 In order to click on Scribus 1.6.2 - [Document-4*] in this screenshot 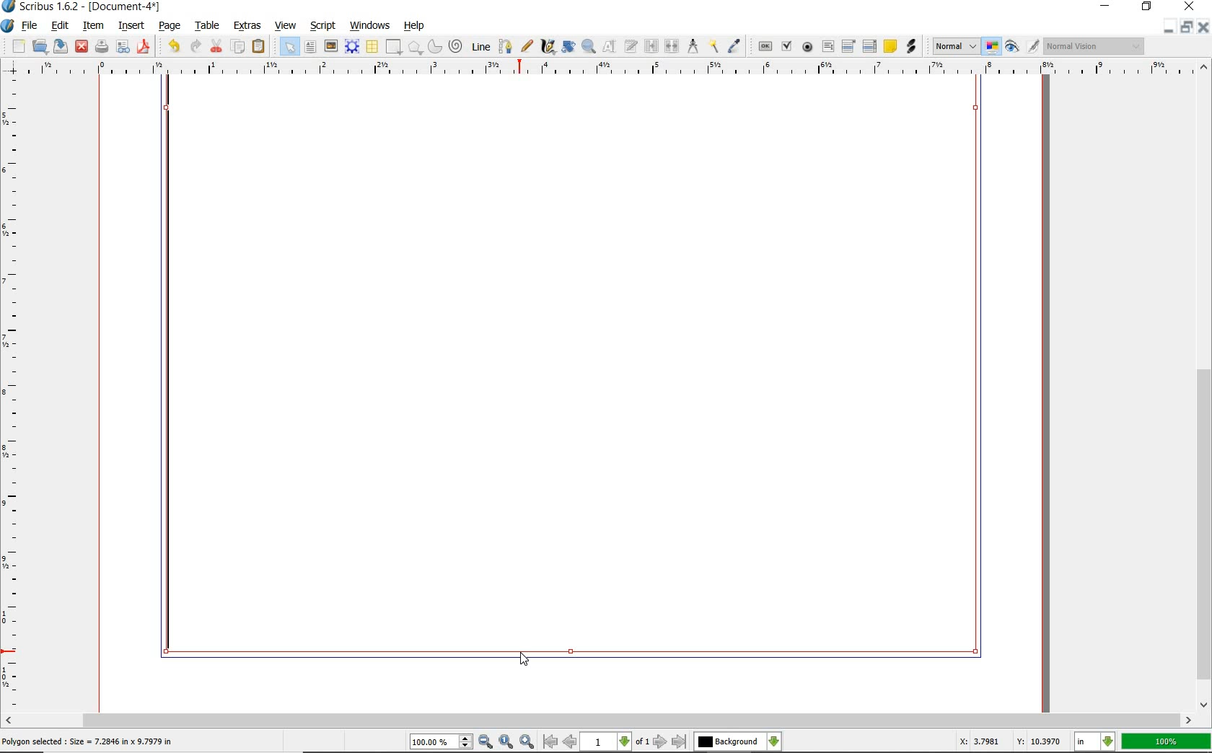, I will do `click(83, 7)`.